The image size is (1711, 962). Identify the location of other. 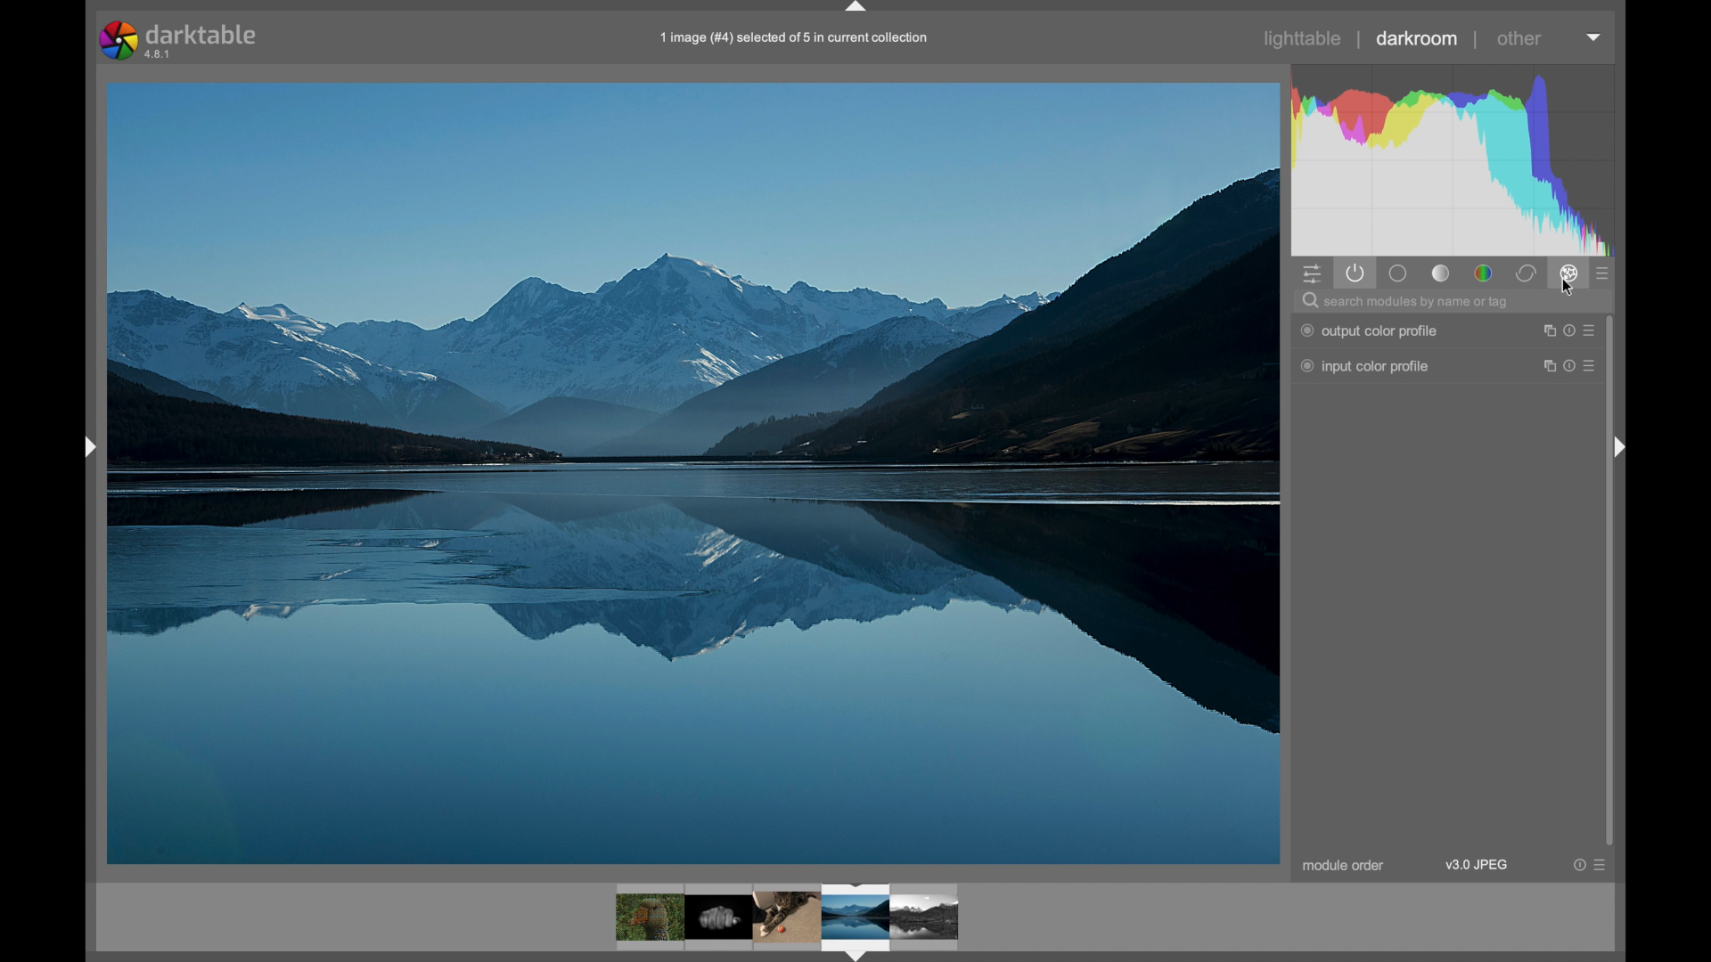
(1522, 39).